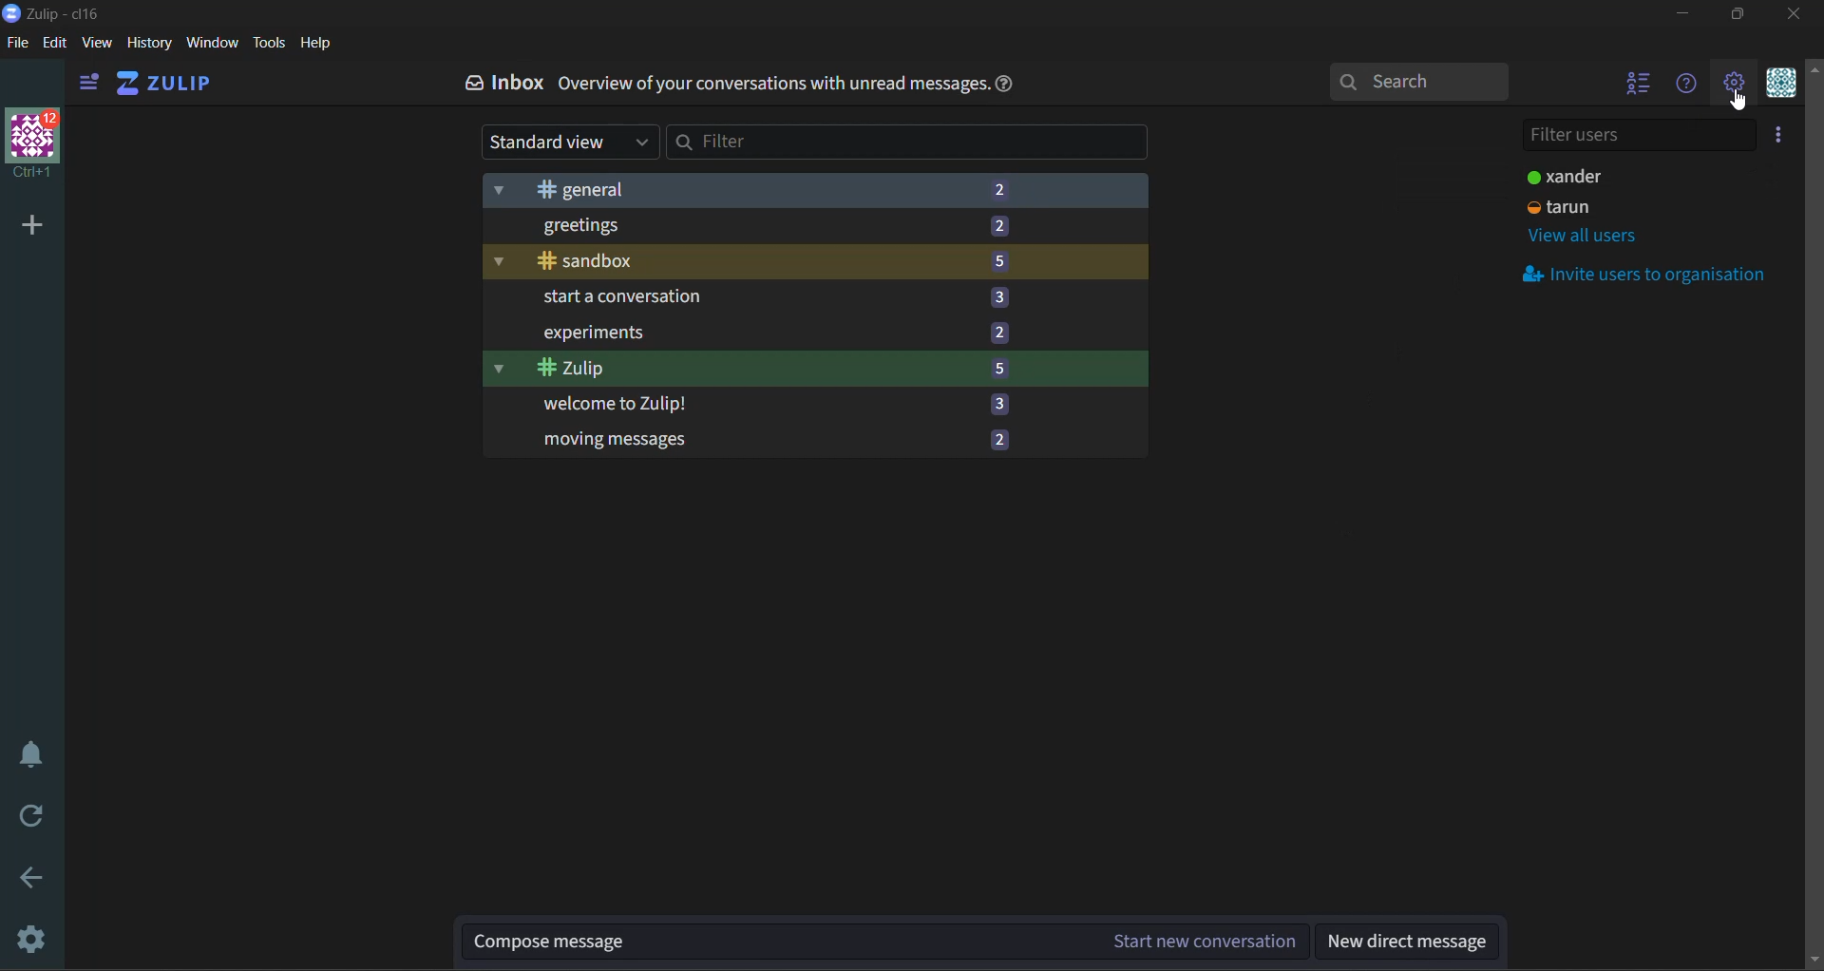 The width and height of the screenshot is (1824, 971). I want to click on hide user list, so click(1642, 87).